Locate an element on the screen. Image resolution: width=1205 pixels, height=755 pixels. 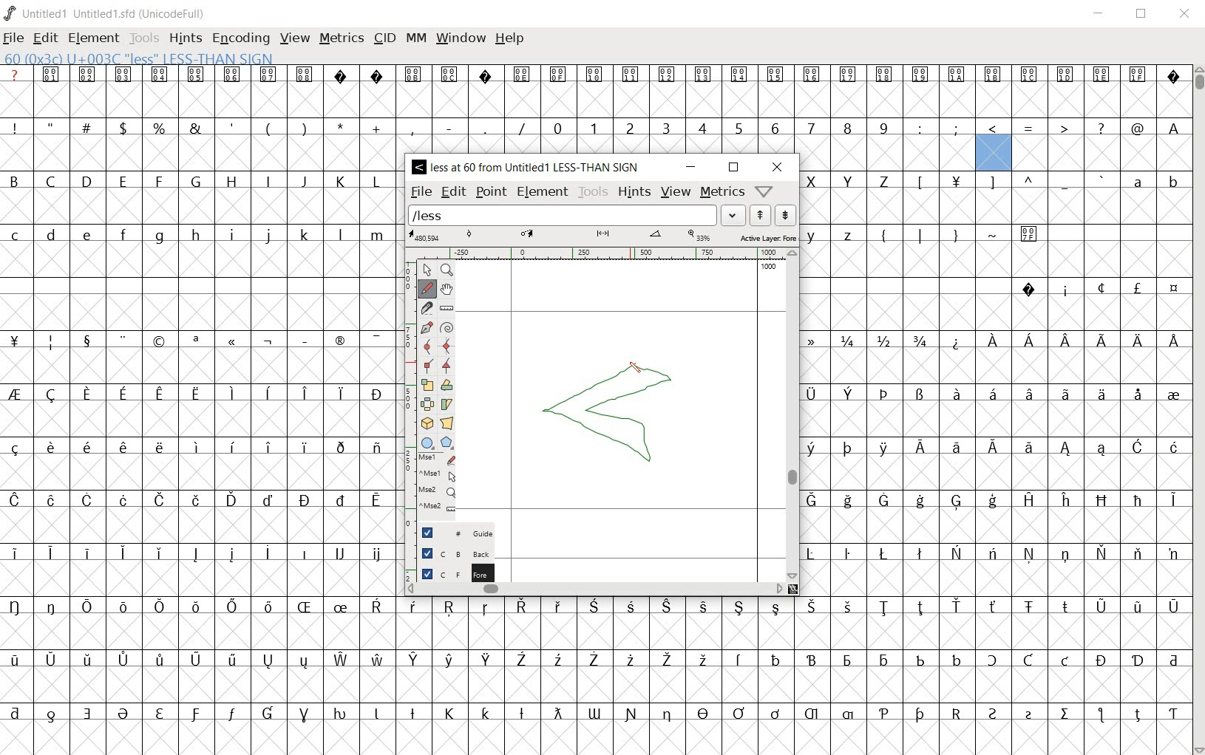
empty cells is located at coordinates (199, 153).